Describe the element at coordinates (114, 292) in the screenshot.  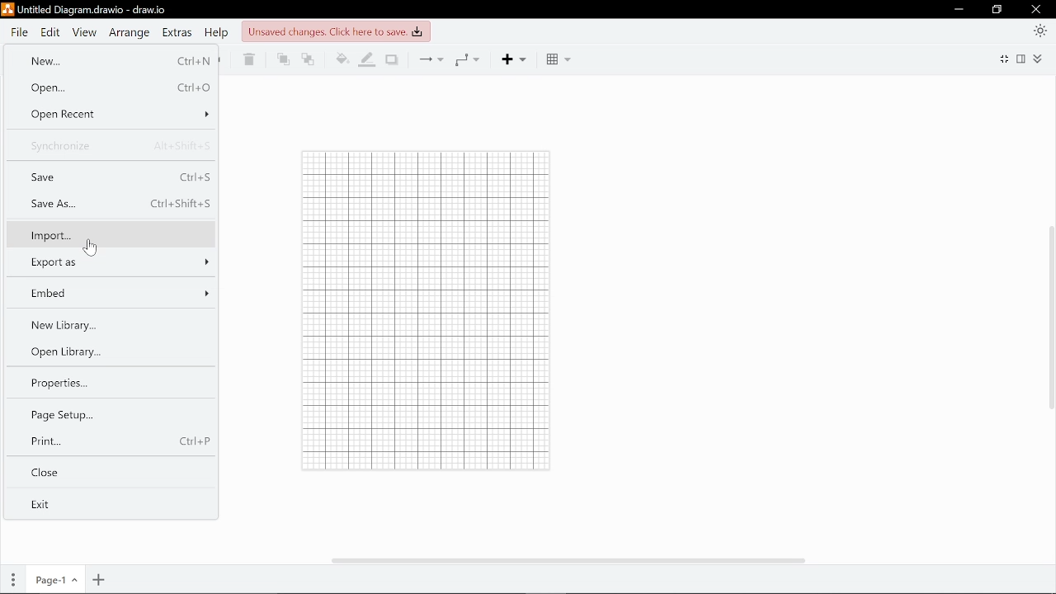
I see `Embed` at that location.